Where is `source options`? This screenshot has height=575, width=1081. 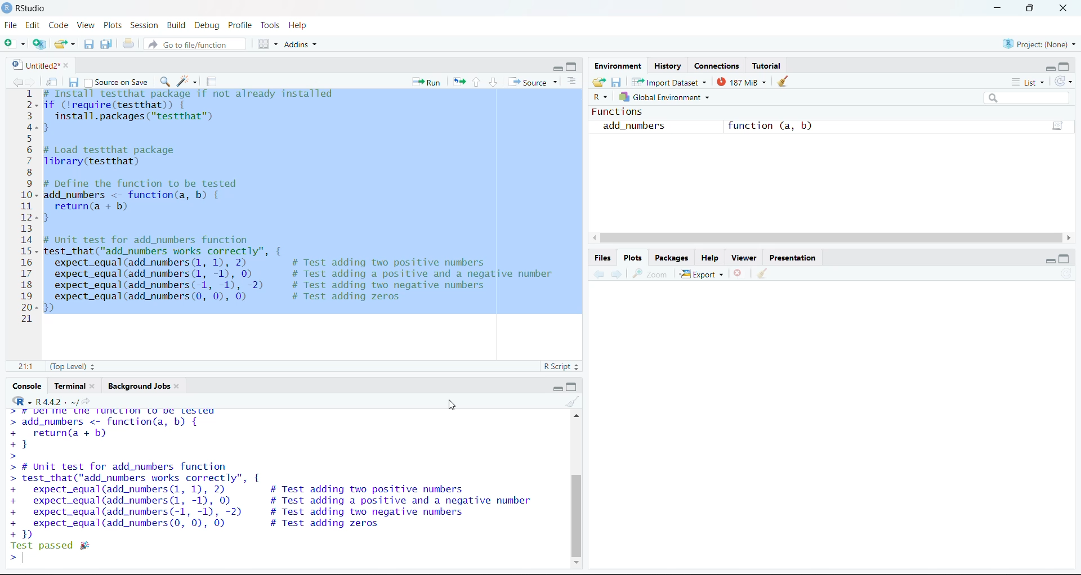 source options is located at coordinates (557, 82).